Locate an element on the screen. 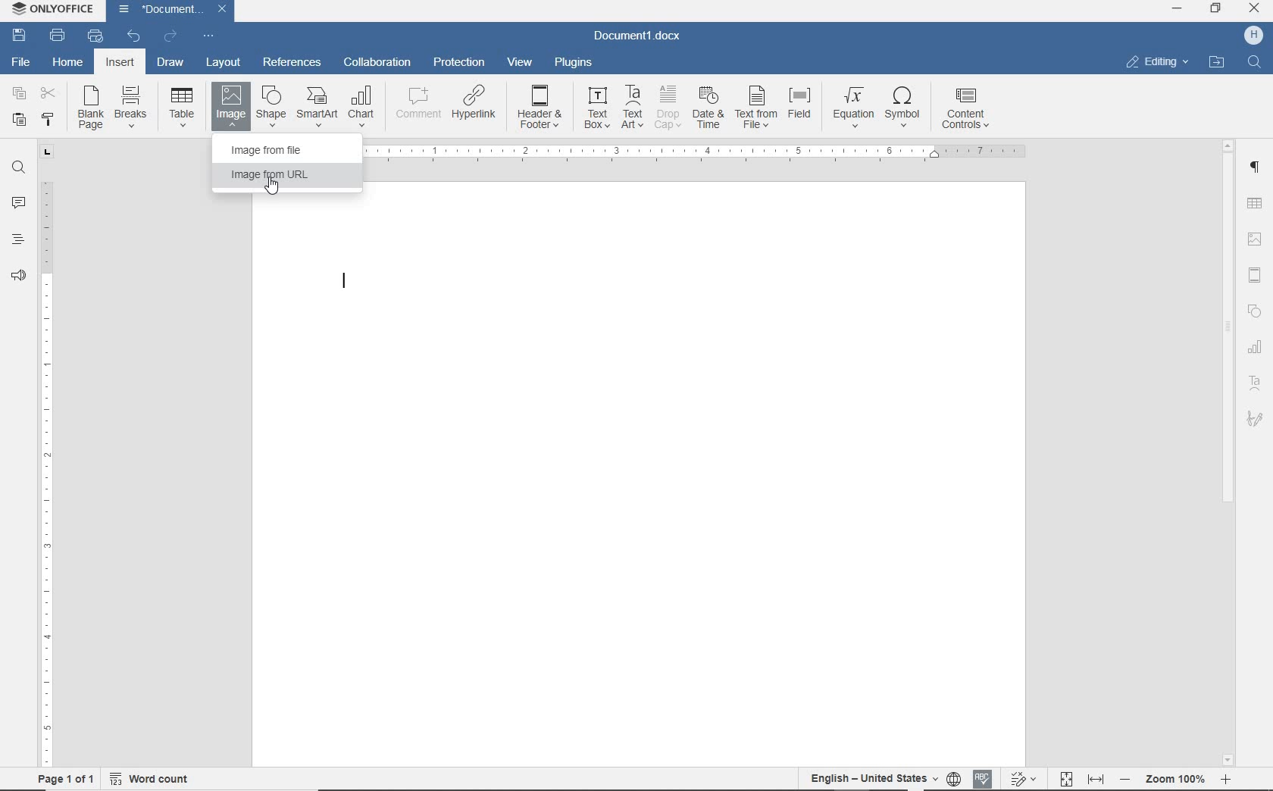  Document1(document name) is located at coordinates (174, 10).